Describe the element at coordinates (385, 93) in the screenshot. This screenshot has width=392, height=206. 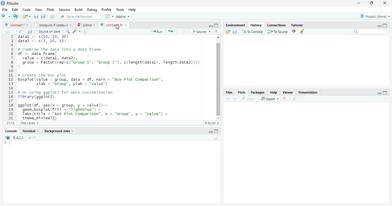
I see `Maximize` at that location.